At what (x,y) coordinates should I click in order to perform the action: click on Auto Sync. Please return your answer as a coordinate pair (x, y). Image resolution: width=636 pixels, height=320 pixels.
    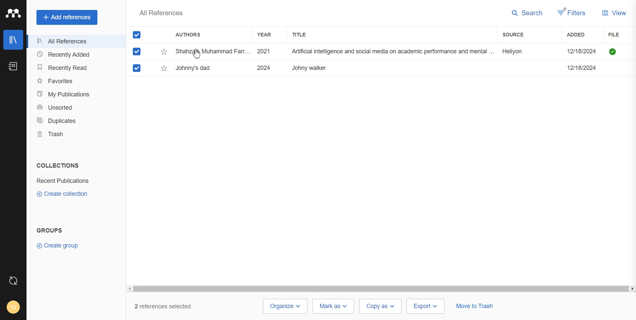
    Looking at the image, I should click on (14, 281).